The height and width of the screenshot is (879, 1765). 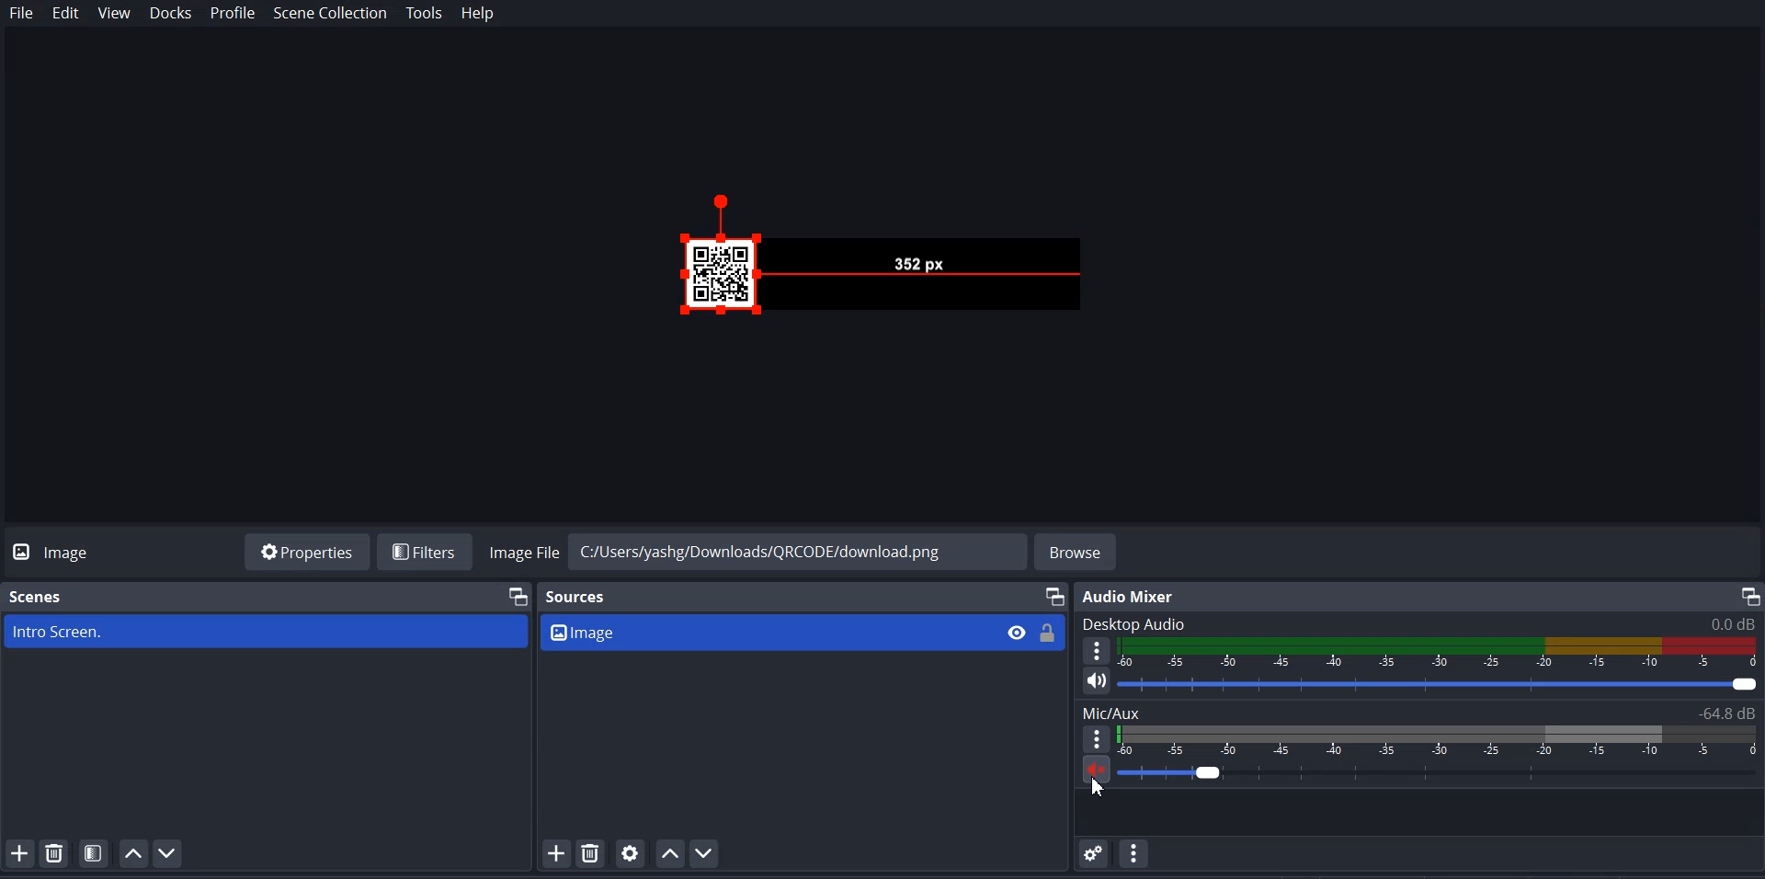 I want to click on Lock, so click(x=1047, y=633).